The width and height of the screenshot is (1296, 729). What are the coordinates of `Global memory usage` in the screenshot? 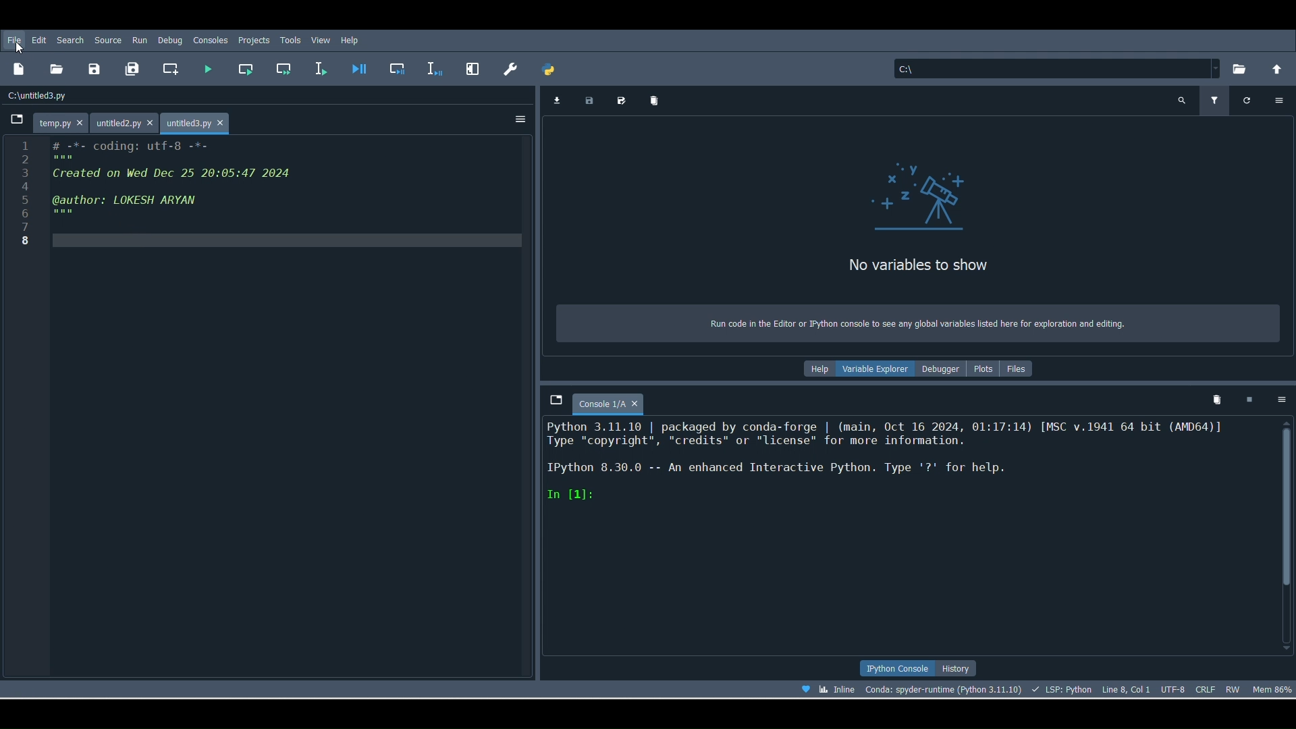 It's located at (1274, 690).